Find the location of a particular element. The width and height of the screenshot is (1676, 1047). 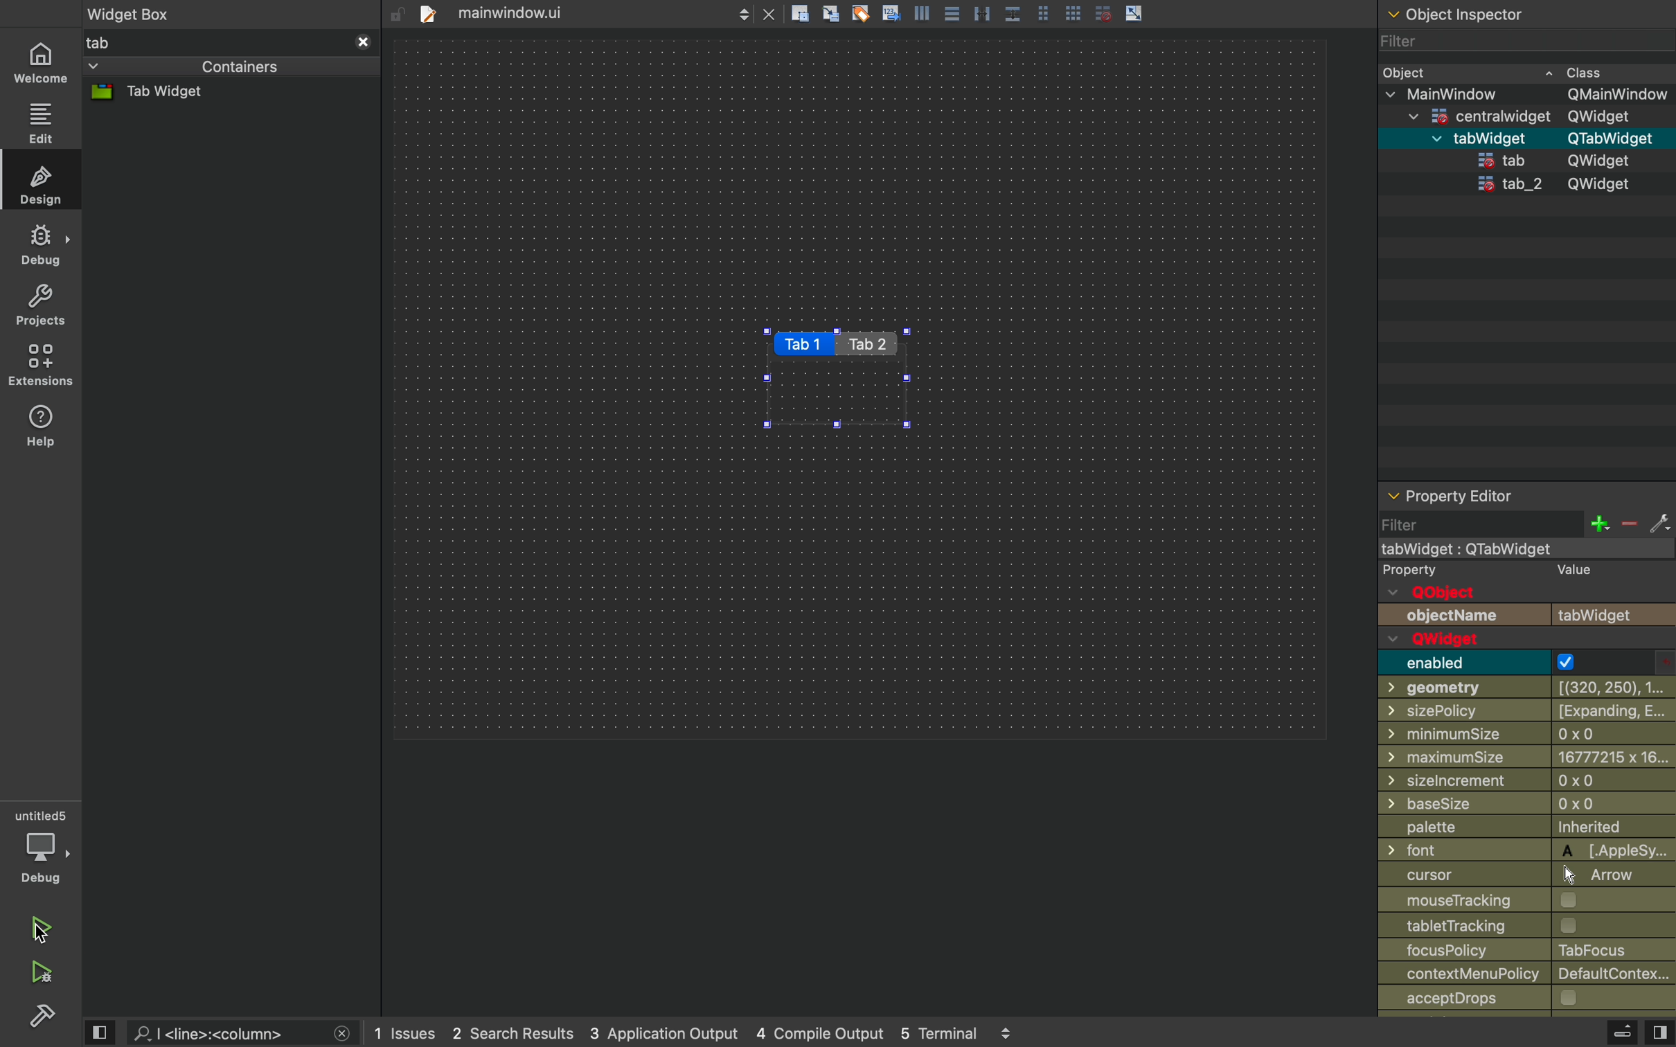

help is located at coordinates (40, 427).